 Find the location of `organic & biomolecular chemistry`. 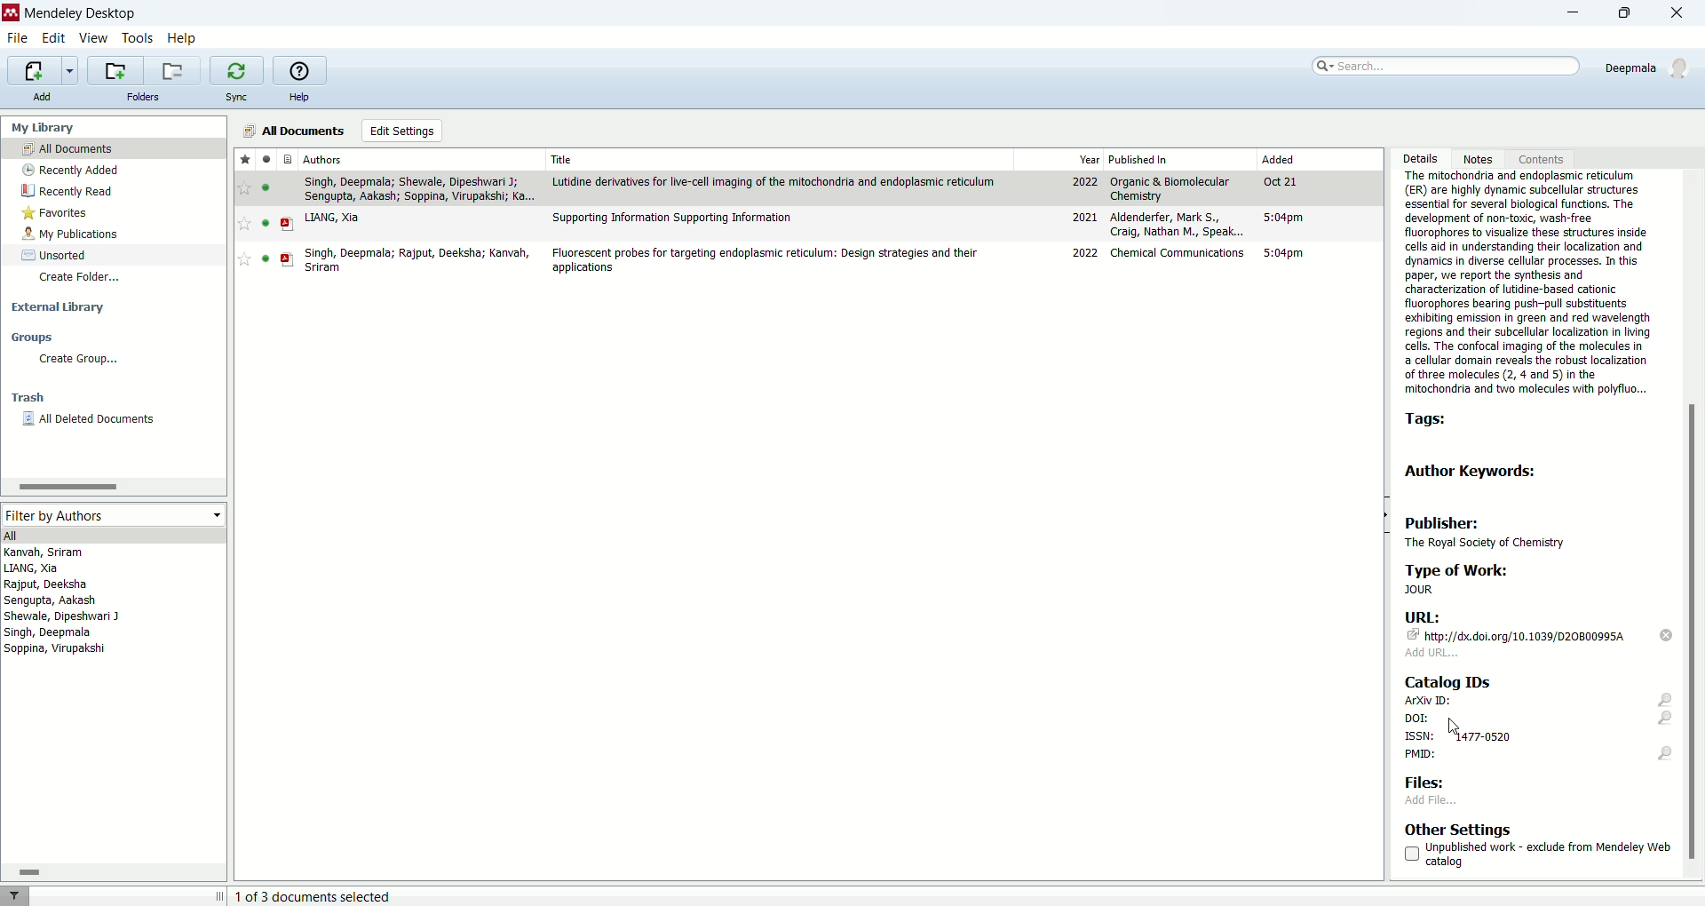

organic & biomolecular chemistry is located at coordinates (1170, 189).